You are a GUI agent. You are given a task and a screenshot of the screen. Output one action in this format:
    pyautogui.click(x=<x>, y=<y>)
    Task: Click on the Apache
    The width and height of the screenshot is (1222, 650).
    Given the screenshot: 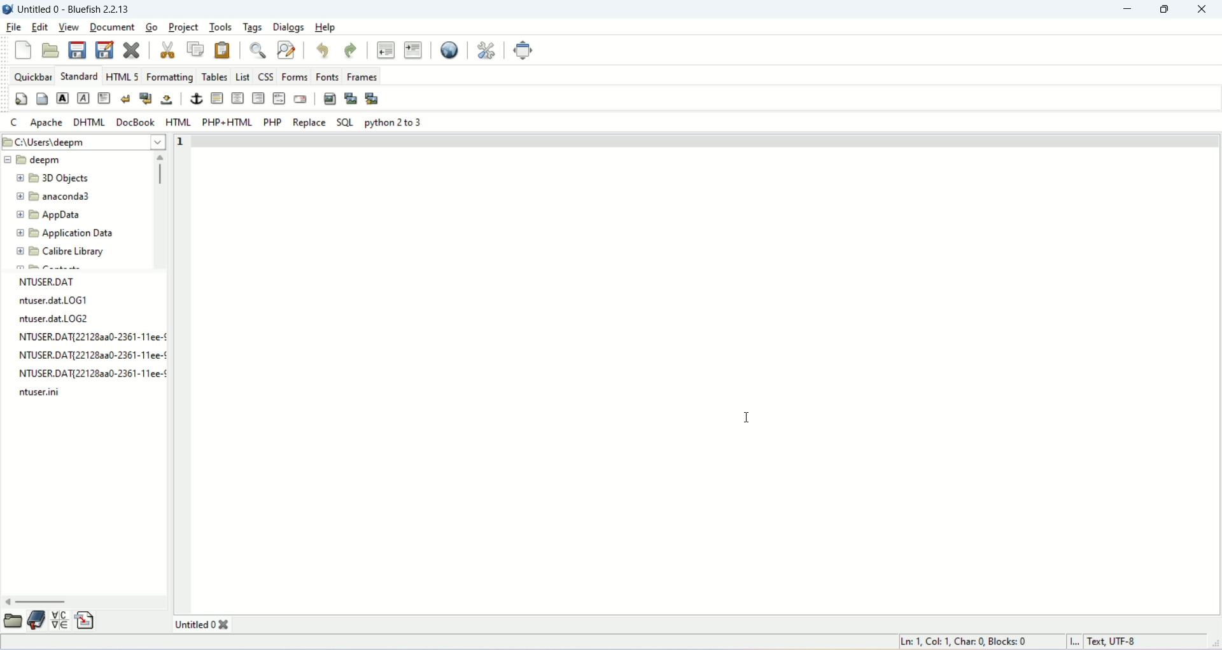 What is the action you would take?
    pyautogui.click(x=45, y=121)
    